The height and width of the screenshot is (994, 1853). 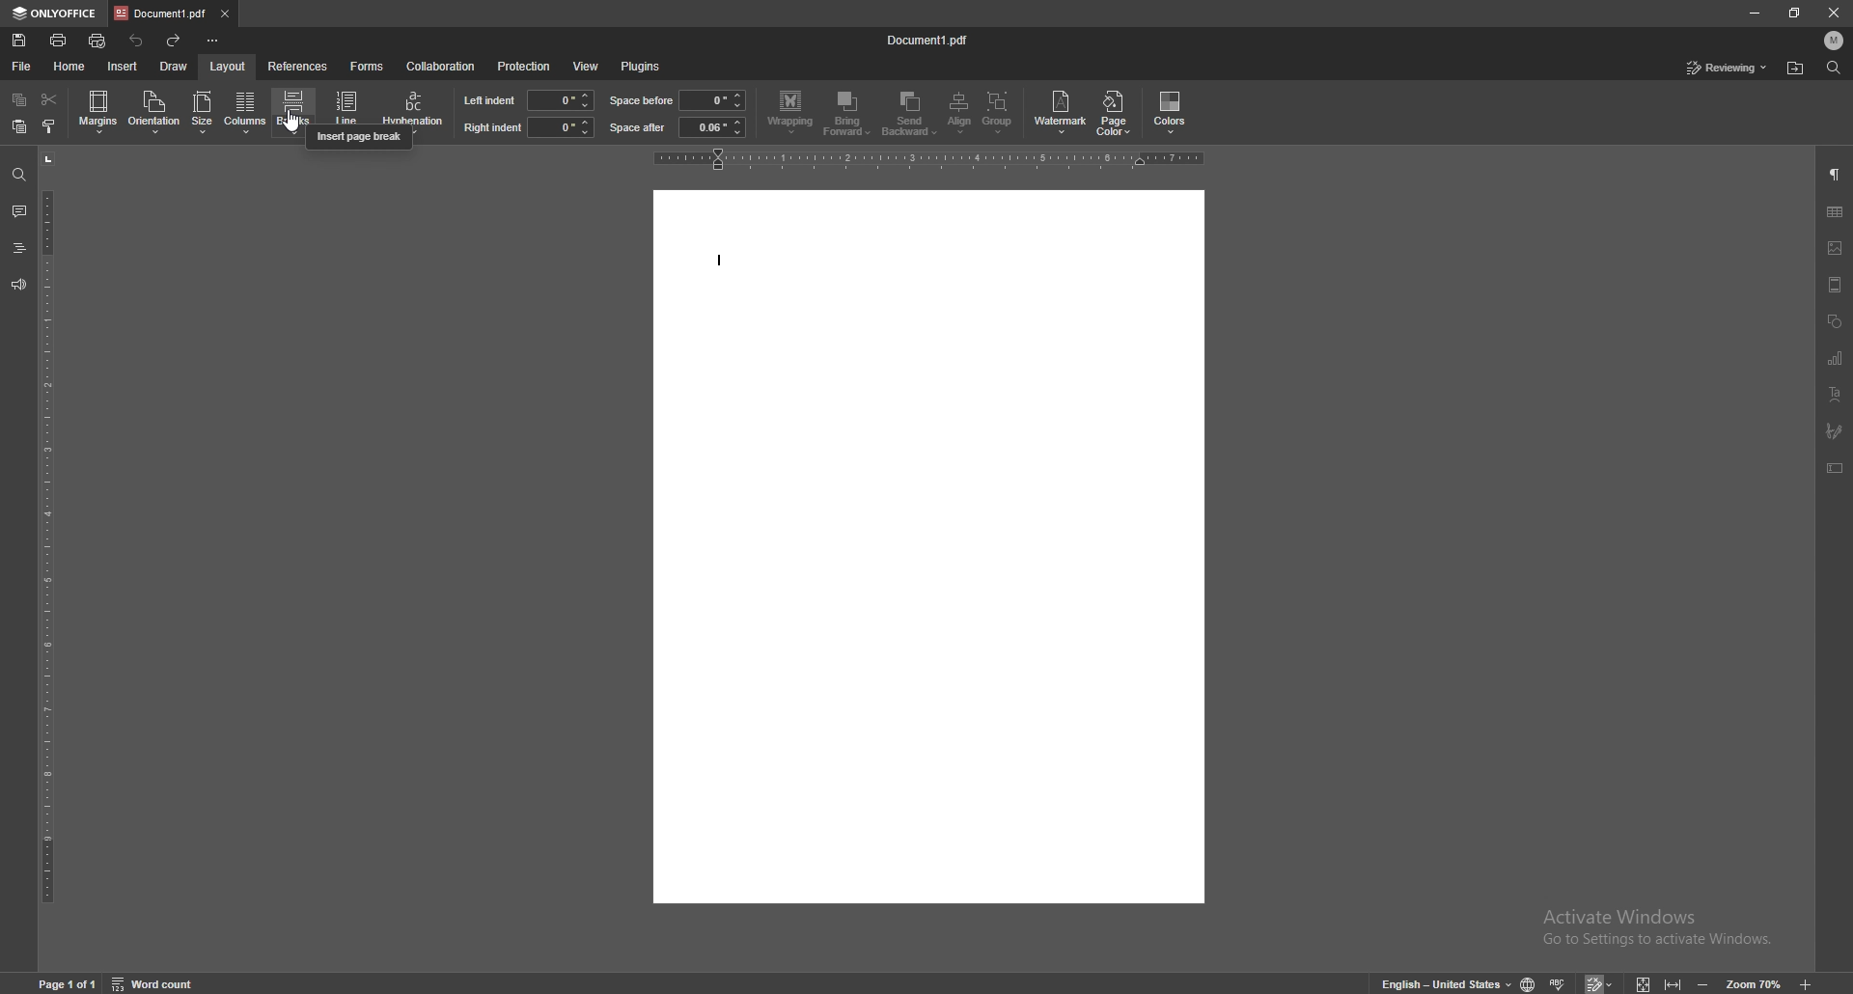 What do you see at coordinates (71, 66) in the screenshot?
I see `home` at bounding box center [71, 66].